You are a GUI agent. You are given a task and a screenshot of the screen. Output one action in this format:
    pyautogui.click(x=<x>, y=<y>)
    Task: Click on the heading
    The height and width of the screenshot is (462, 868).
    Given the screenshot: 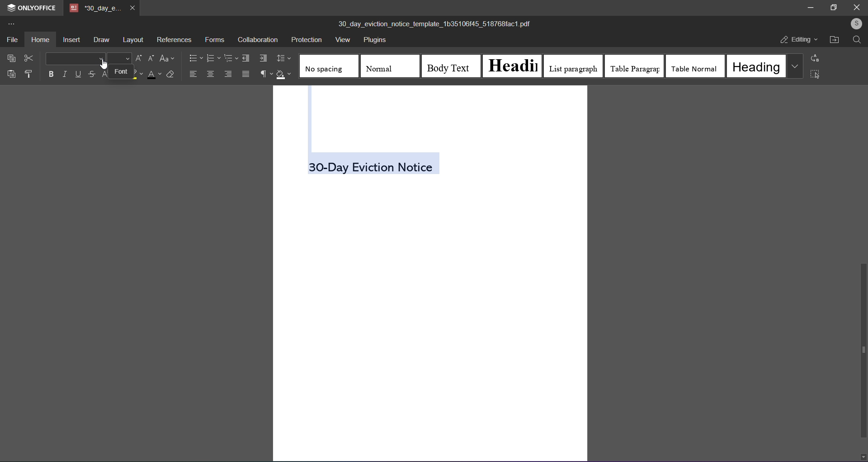 What is the action you would take?
    pyautogui.click(x=514, y=65)
    